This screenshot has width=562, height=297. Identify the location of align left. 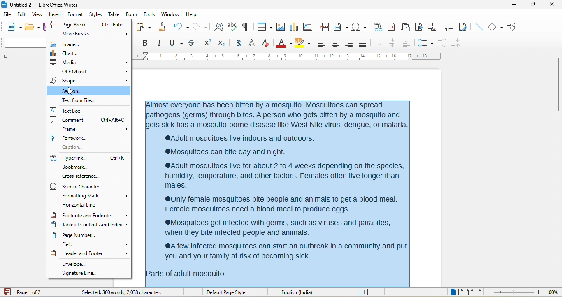
(321, 43).